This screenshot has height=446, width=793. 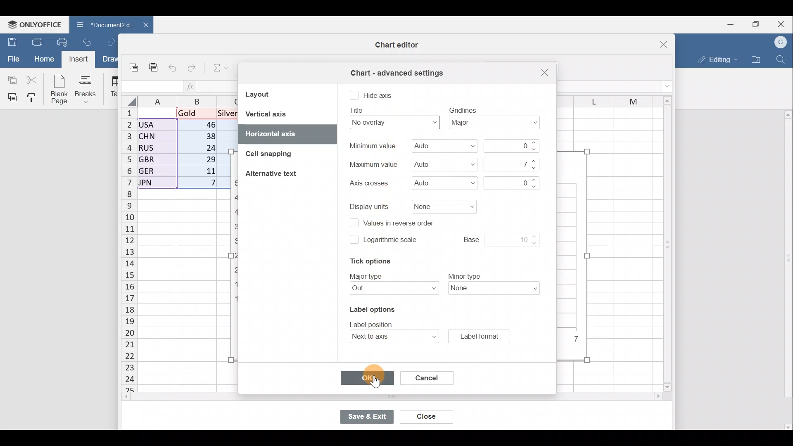 I want to click on Alternative text, so click(x=275, y=175).